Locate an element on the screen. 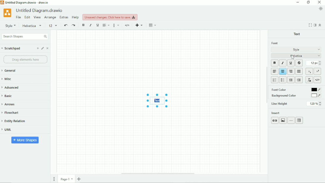 The height and width of the screenshot is (183, 325). Advanced is located at coordinates (11, 87).